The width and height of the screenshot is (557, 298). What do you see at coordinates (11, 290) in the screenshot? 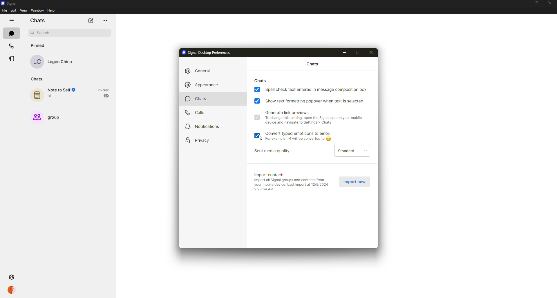
I see `profile` at bounding box center [11, 290].